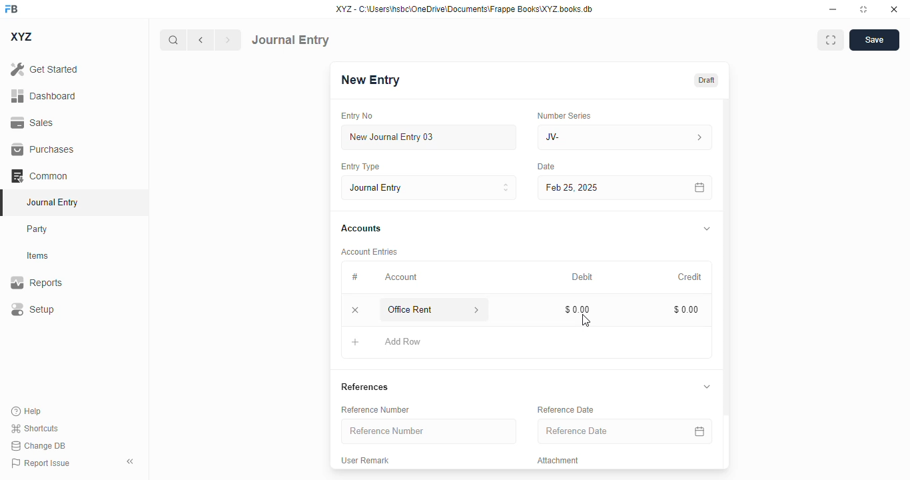 This screenshot has height=480, width=910. What do you see at coordinates (700, 188) in the screenshot?
I see `calendar icon` at bounding box center [700, 188].